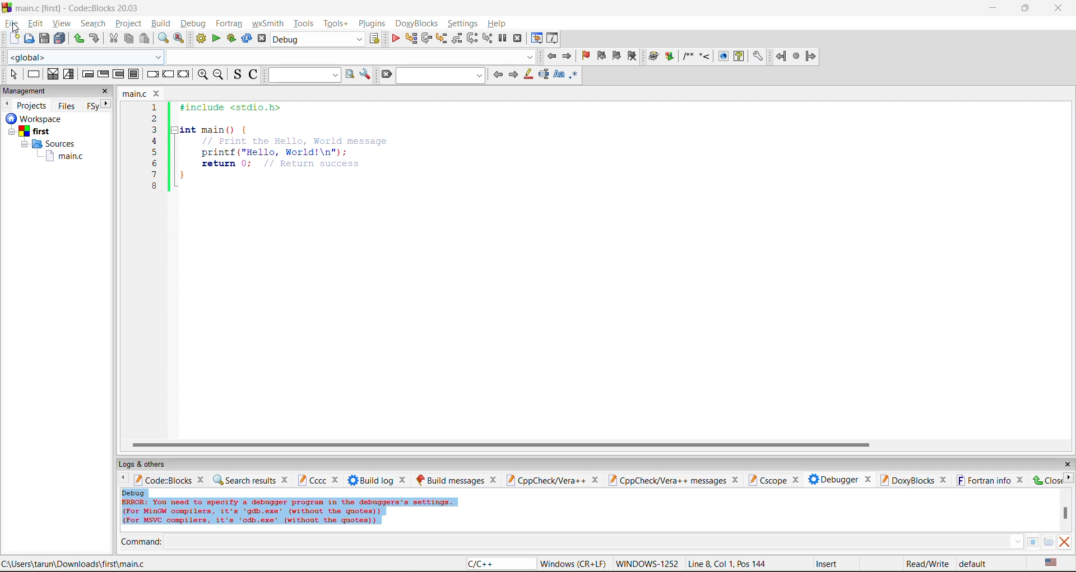 The height and width of the screenshot is (572, 1076). I want to click on selection, so click(69, 74).